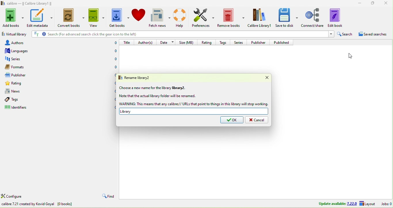 The width and height of the screenshot is (393, 208). I want to click on search (for advanced search click the gear icon to the left, so click(182, 35).